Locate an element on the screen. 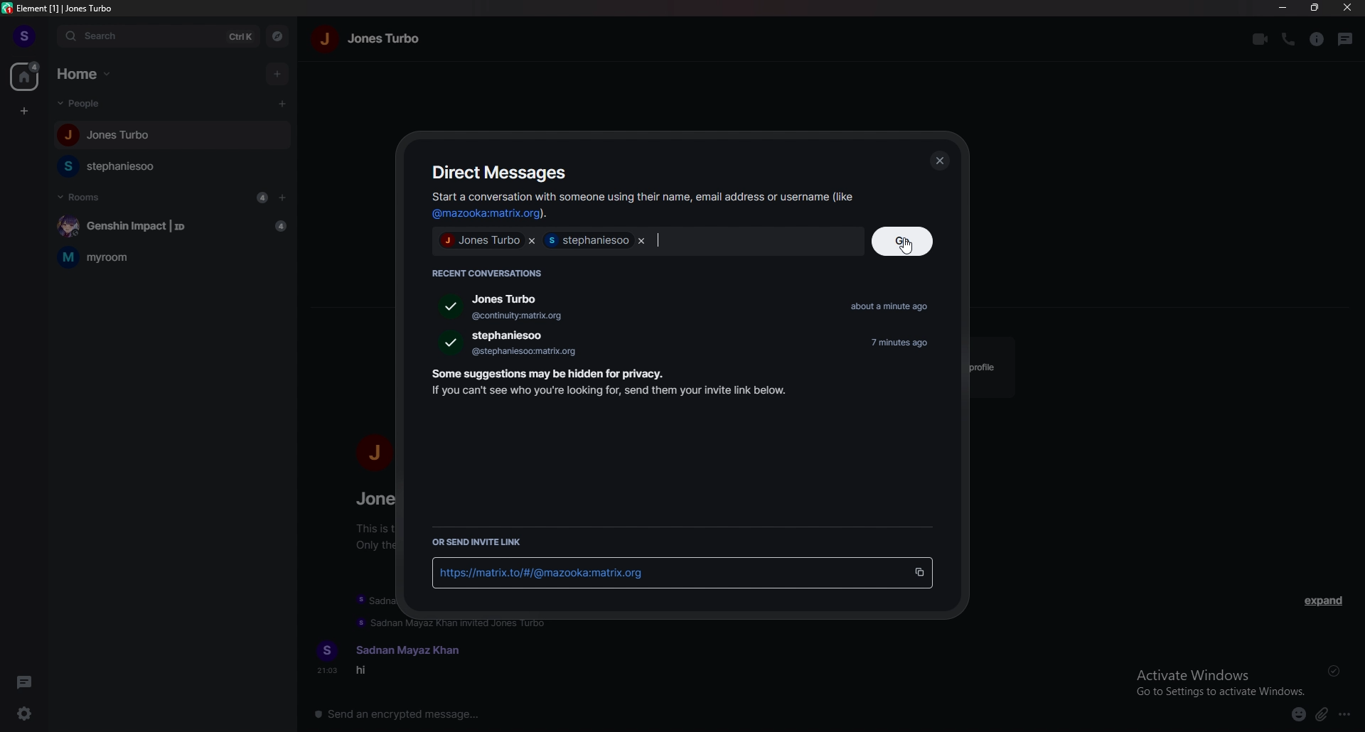 Image resolution: width=1365 pixels, height=732 pixels. remove is located at coordinates (641, 240).